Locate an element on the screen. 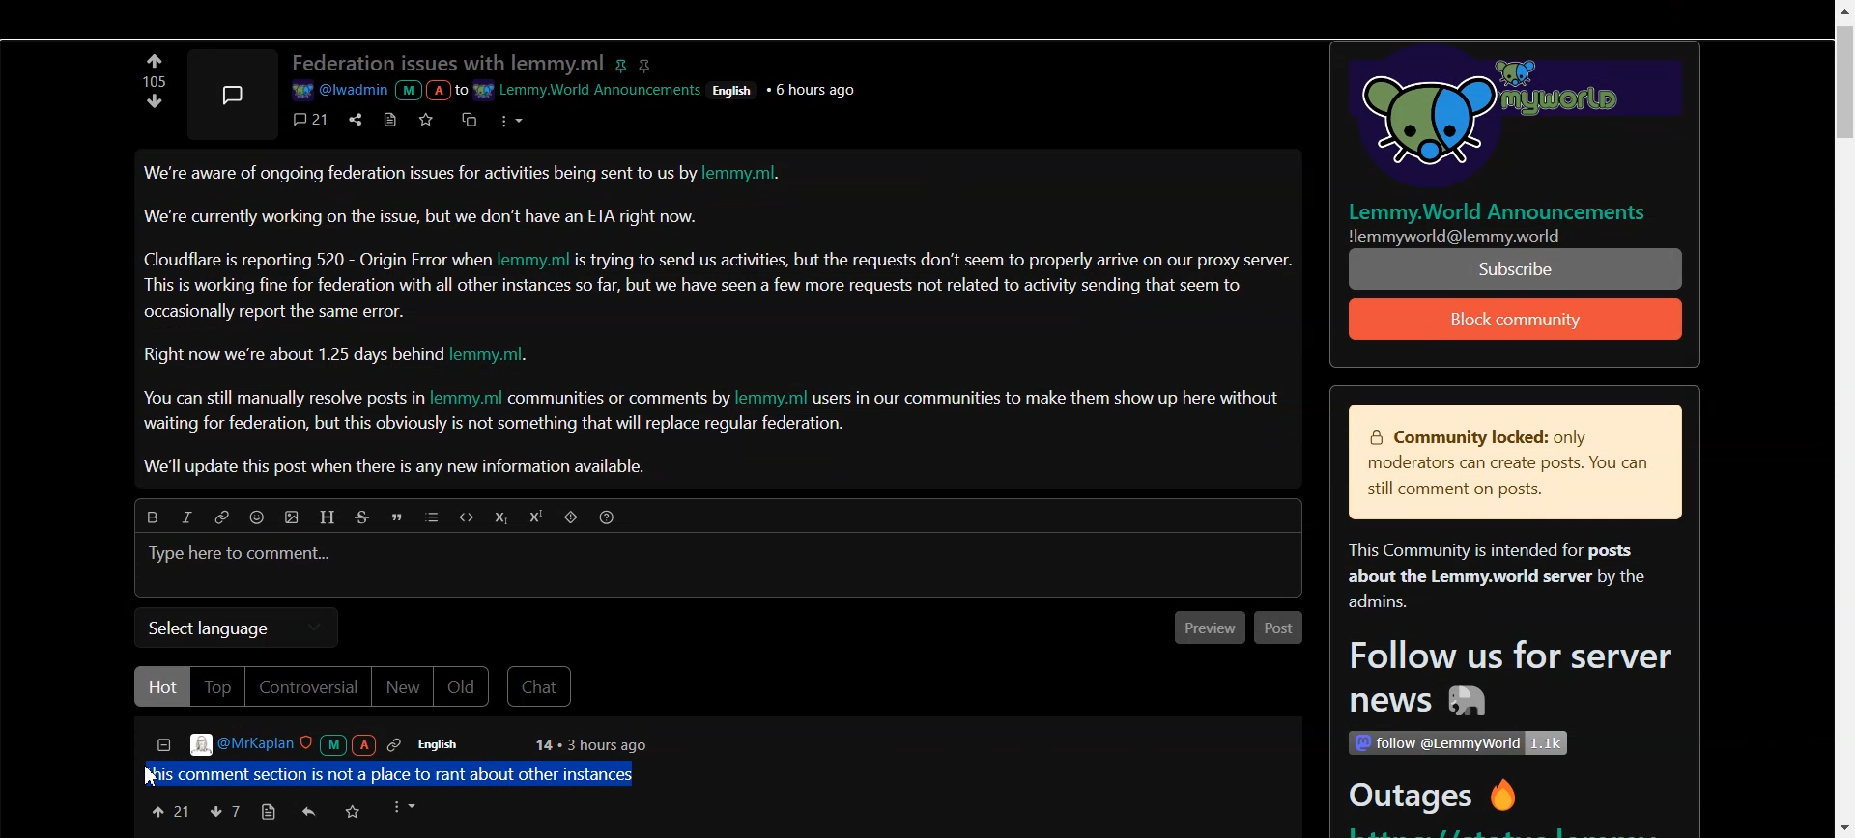  Federation issues with lemmy.ml is located at coordinates (448, 64).